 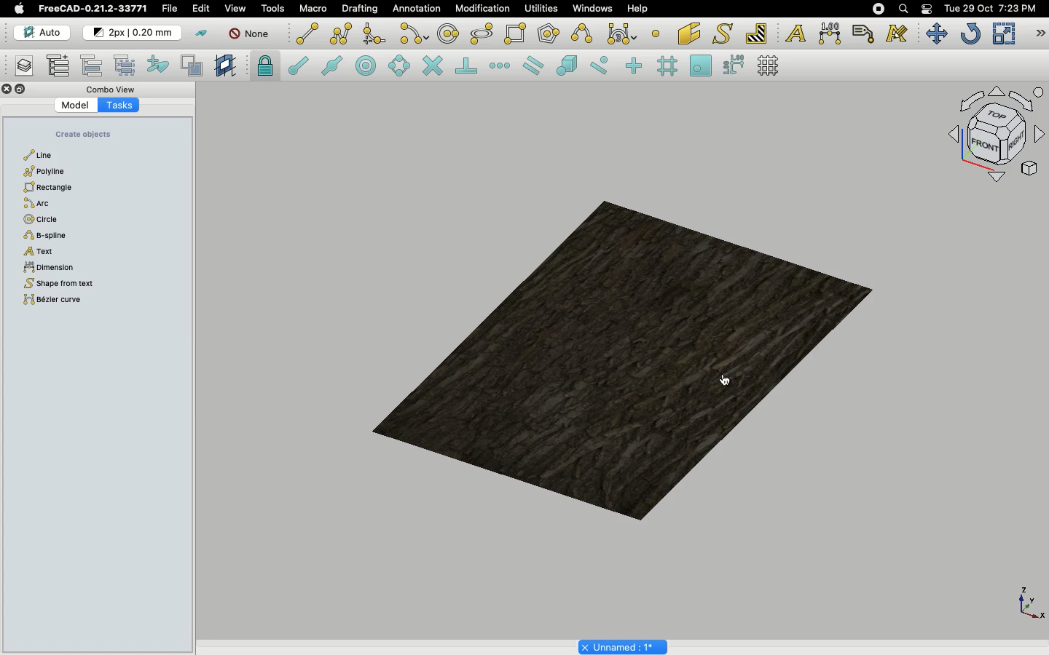 What do you see at coordinates (432, 64) in the screenshot?
I see `Snap intersection` at bounding box center [432, 64].